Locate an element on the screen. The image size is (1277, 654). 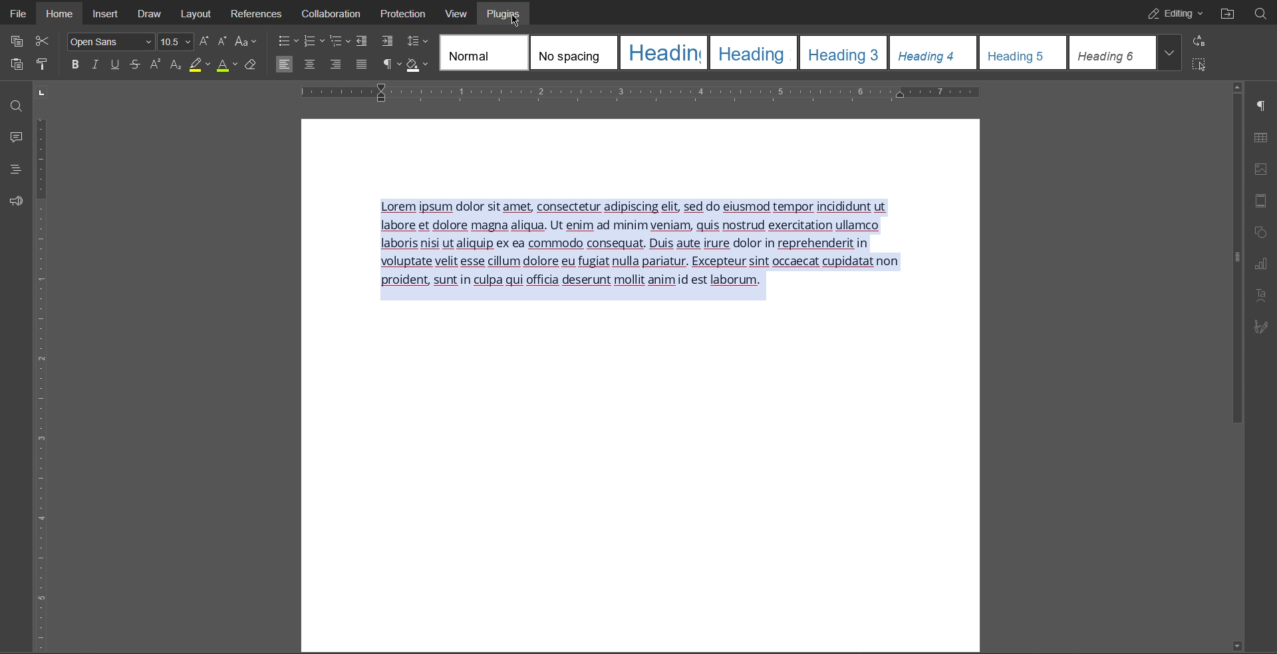
Comment is located at coordinates (13, 134).